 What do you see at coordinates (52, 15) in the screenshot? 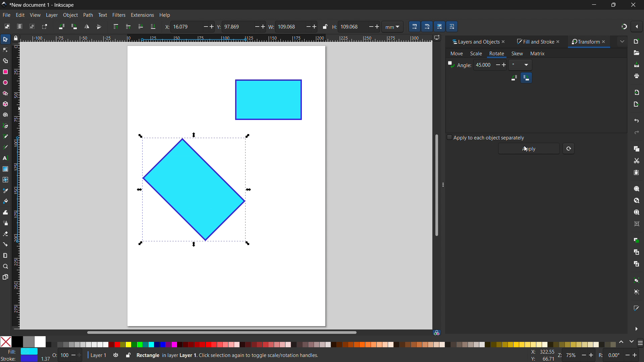
I see `layer` at bounding box center [52, 15].